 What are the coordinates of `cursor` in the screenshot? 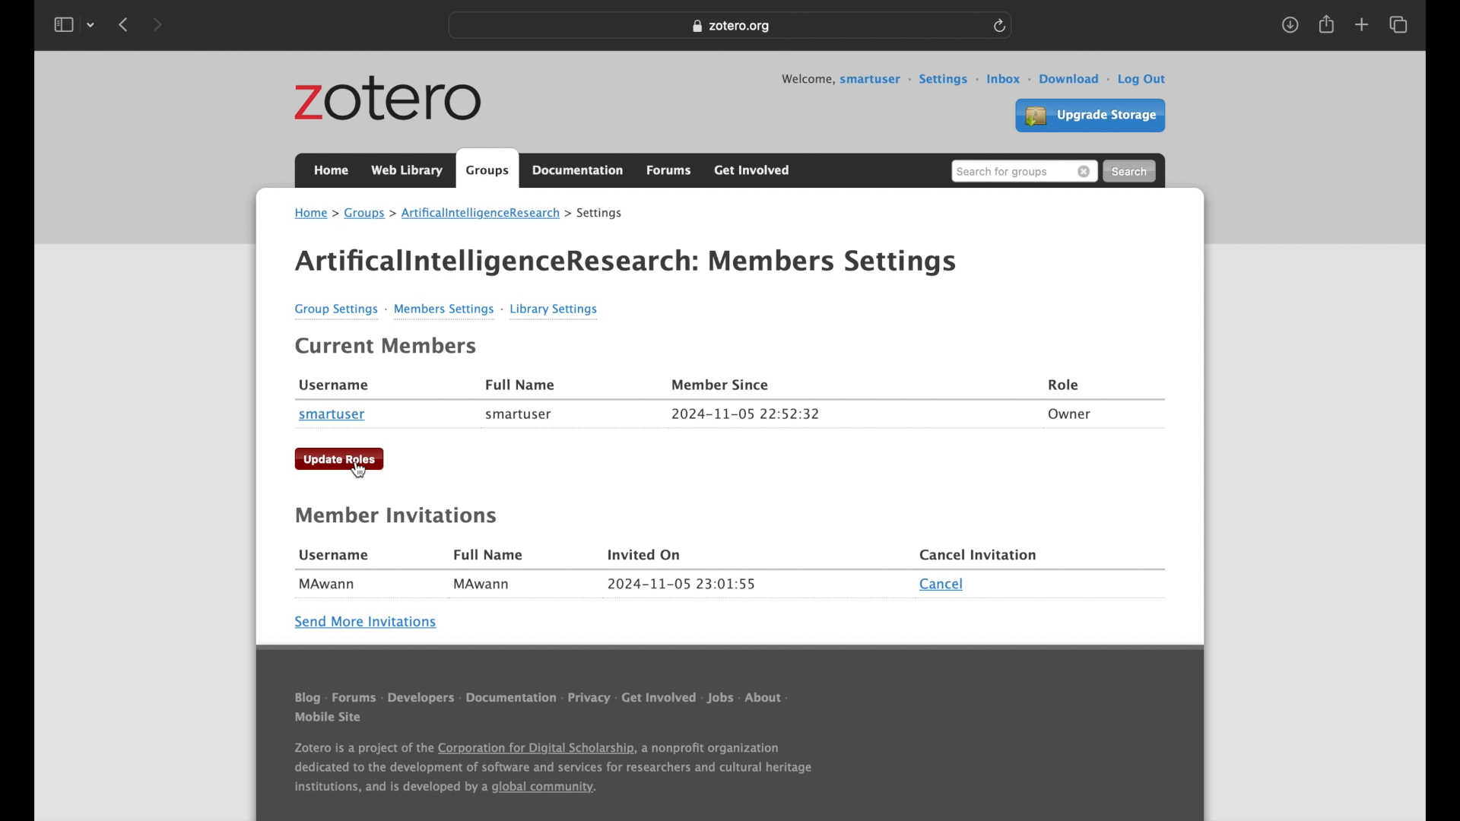 It's located at (357, 471).